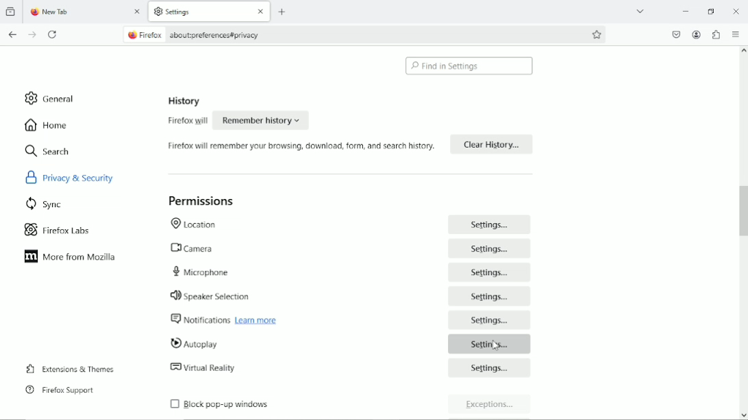 Image resolution: width=748 pixels, height=420 pixels. I want to click on account, so click(697, 35).